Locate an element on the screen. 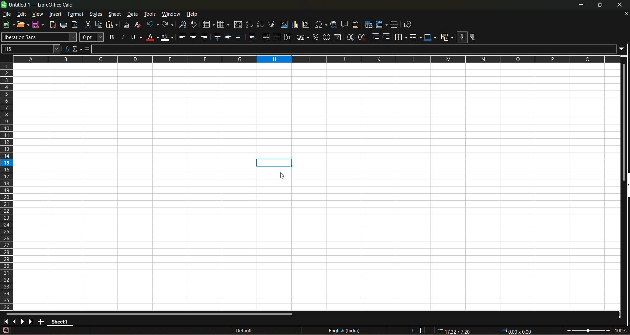  formula is located at coordinates (87, 49).